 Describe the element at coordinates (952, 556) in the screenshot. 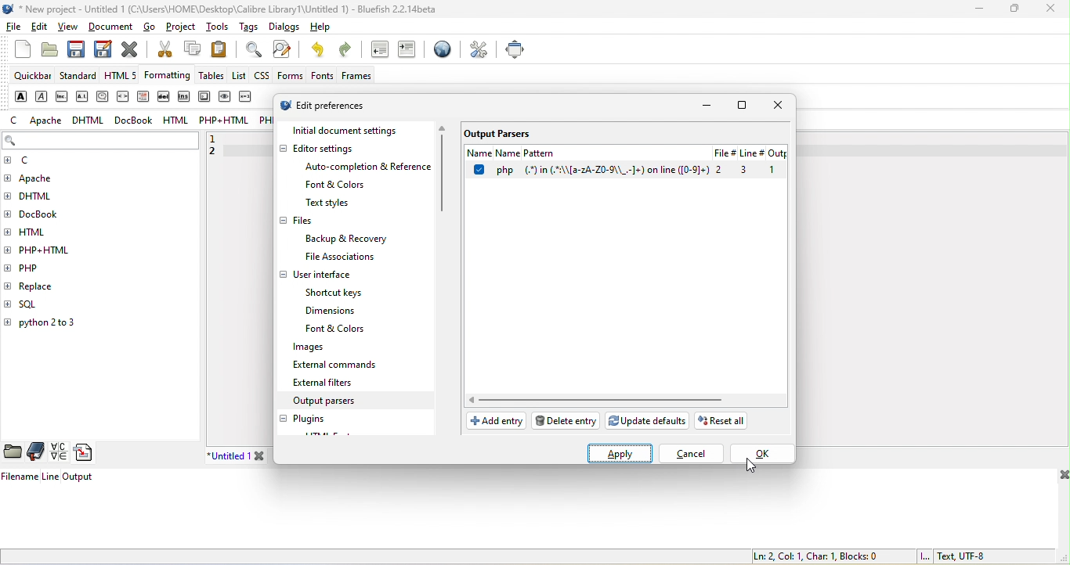

I see `text, utf 8` at that location.